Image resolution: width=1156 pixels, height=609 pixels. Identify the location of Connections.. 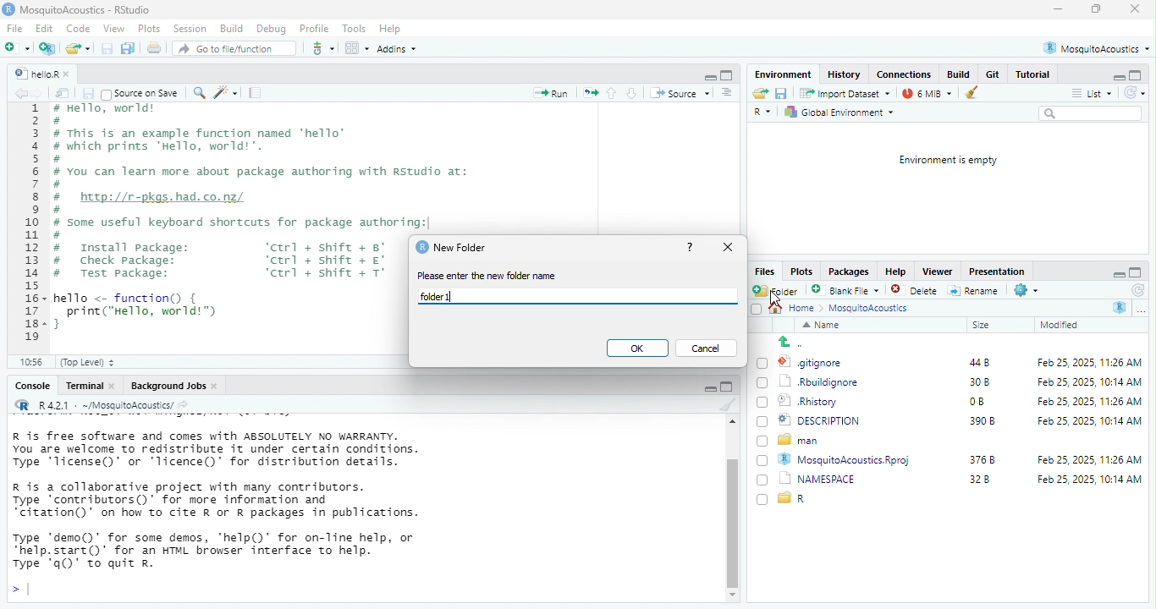
(906, 74).